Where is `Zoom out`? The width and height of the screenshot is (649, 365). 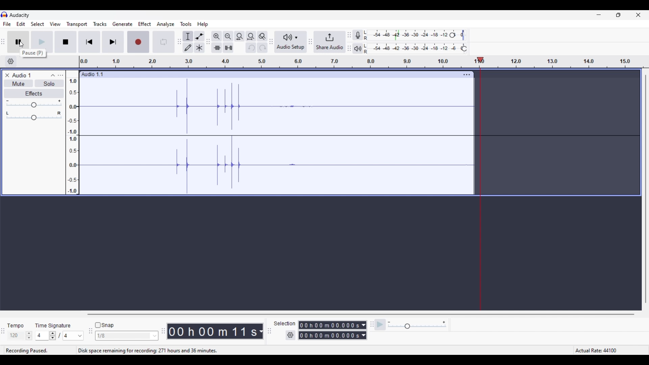
Zoom out is located at coordinates (228, 36).